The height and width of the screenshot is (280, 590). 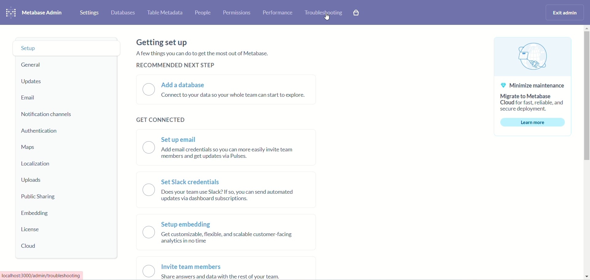 I want to click on uploads, so click(x=30, y=180).